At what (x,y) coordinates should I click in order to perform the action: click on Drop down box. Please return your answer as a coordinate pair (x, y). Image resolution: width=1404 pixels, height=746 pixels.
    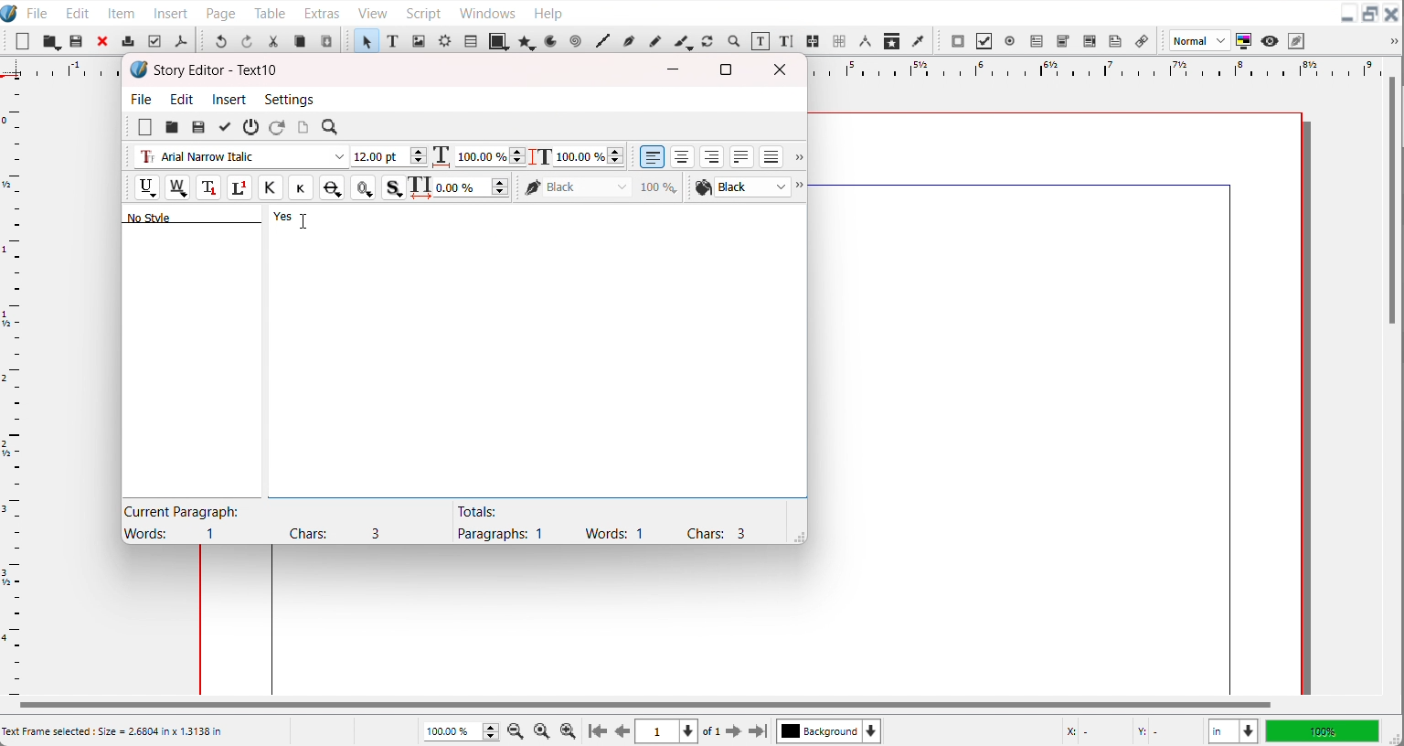
    Looking at the image, I should click on (1391, 41).